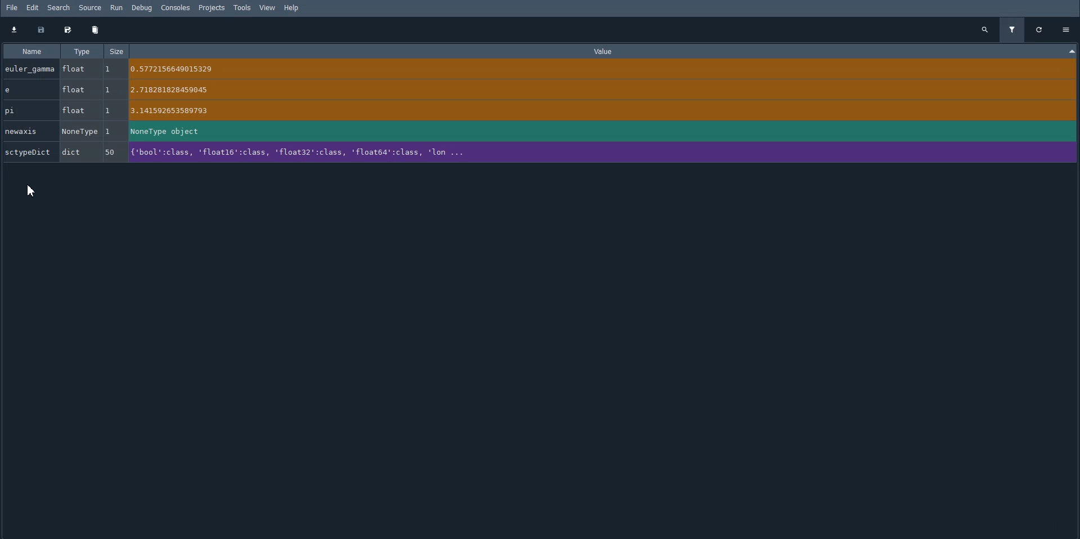 The image size is (1080, 539). Describe the element at coordinates (242, 8) in the screenshot. I see `Tools` at that location.